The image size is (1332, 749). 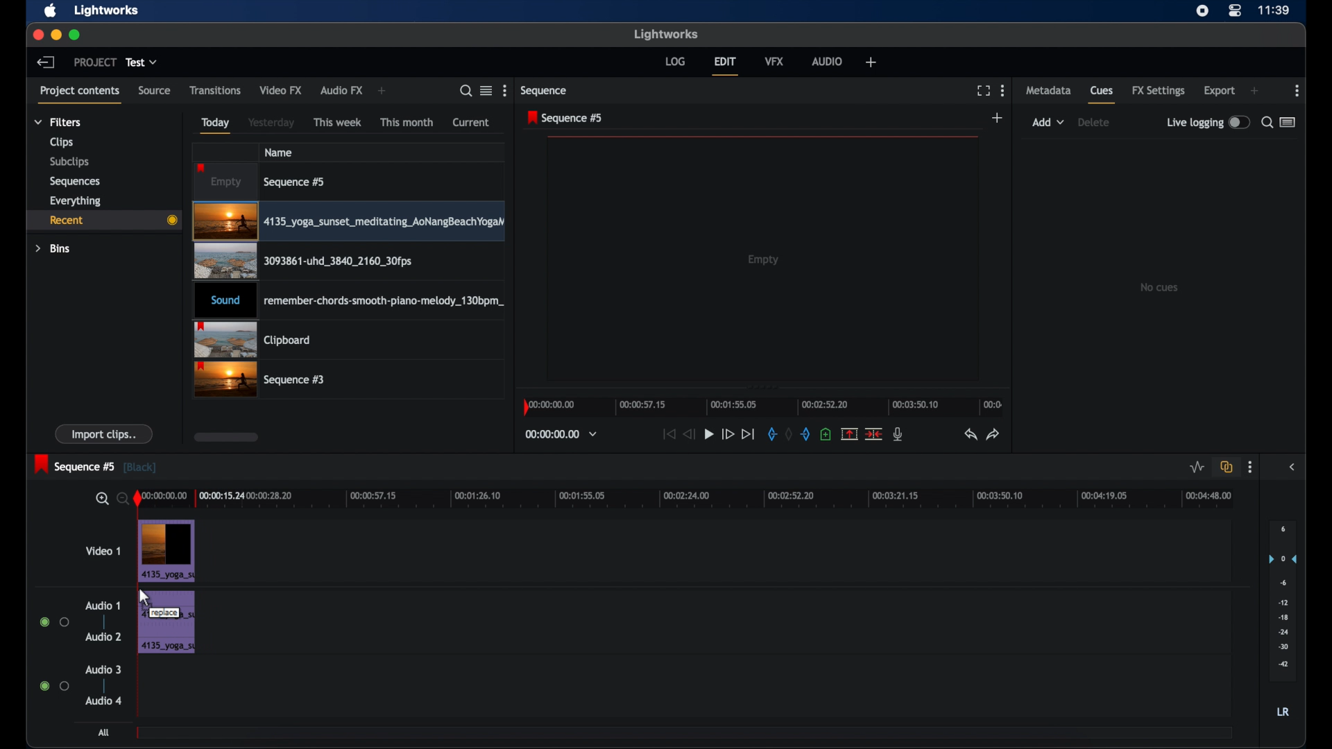 I want to click on scroll box, so click(x=225, y=437).